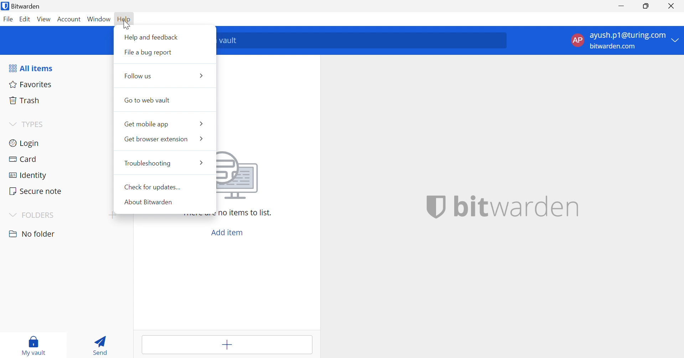 The width and height of the screenshot is (684, 358). I want to click on Send, so click(102, 344).